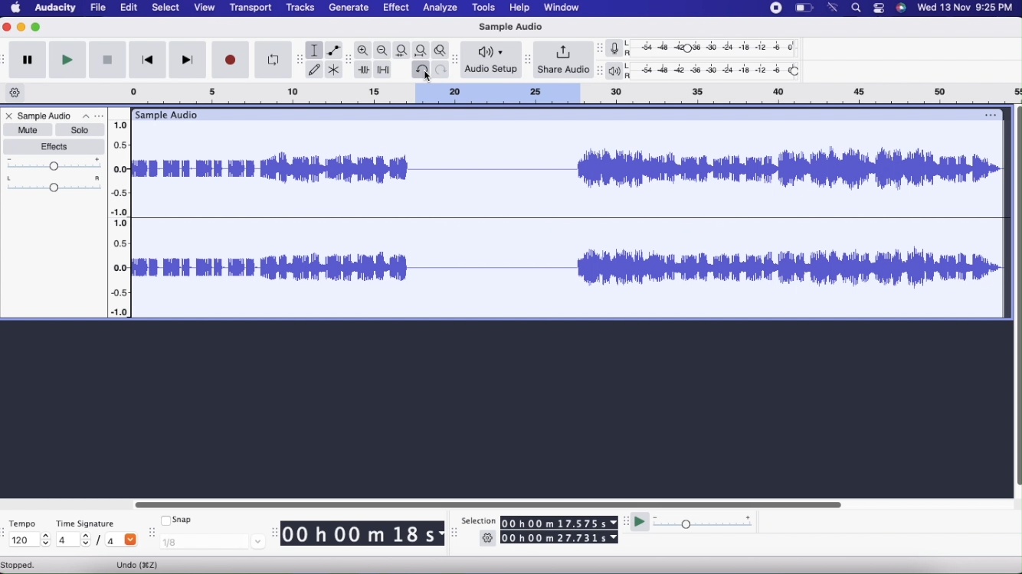  I want to click on Zoom in, so click(362, 50).